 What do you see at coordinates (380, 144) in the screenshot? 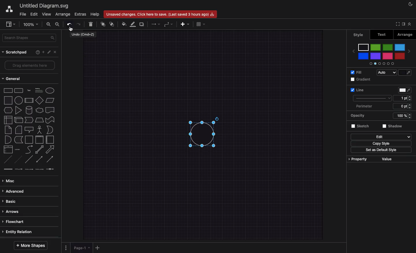
I see `Copy style` at bounding box center [380, 144].